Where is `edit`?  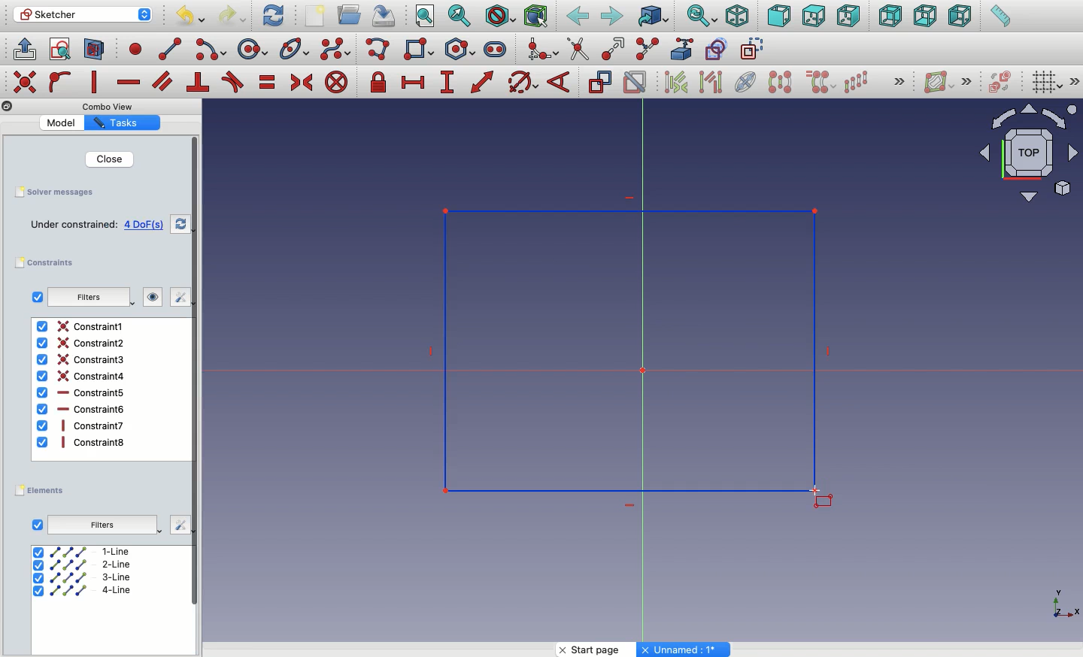 edit is located at coordinates (179, 525).